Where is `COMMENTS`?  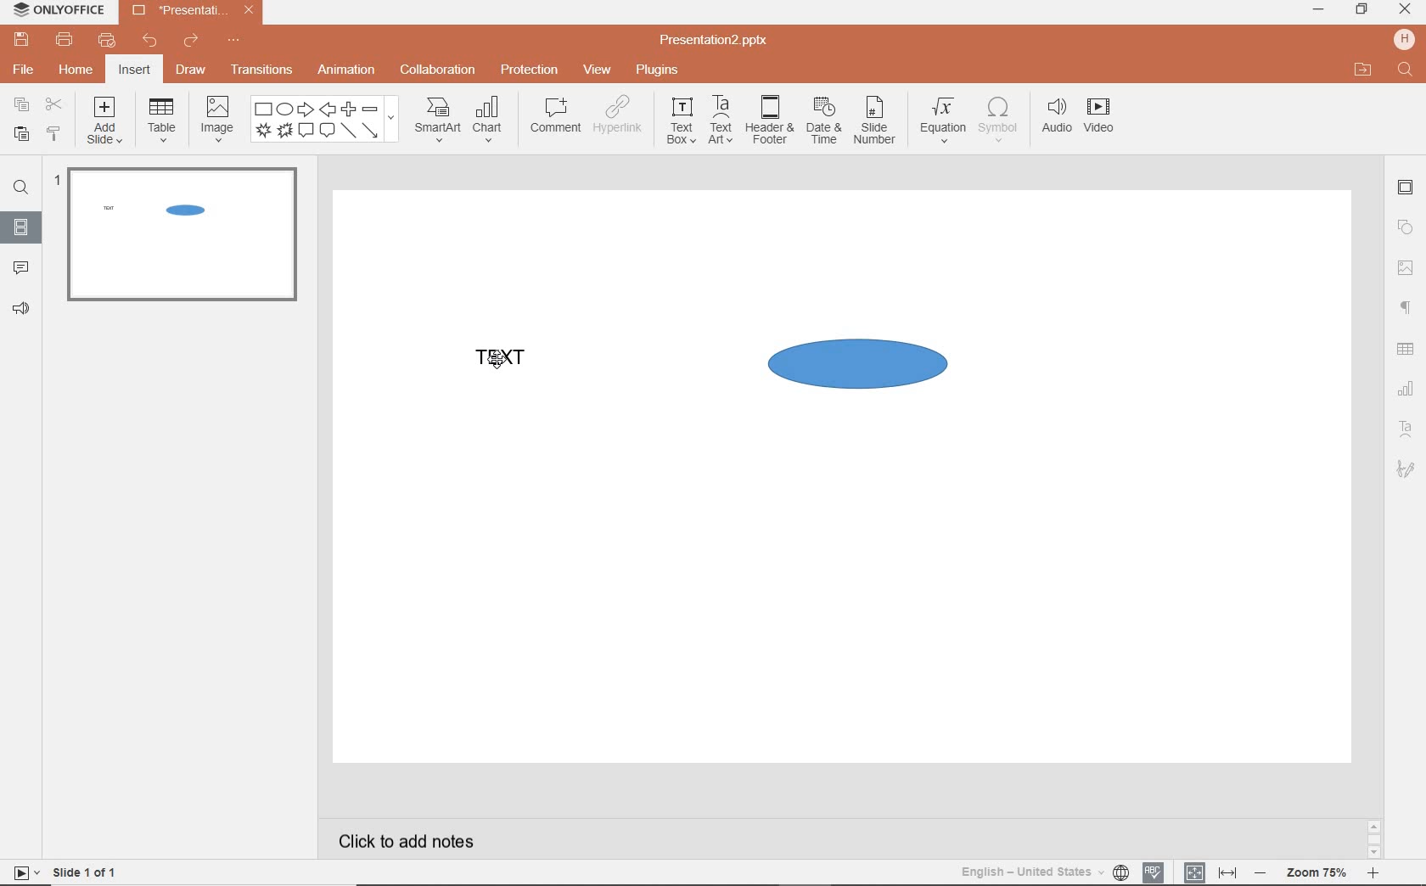
COMMENTS is located at coordinates (20, 264).